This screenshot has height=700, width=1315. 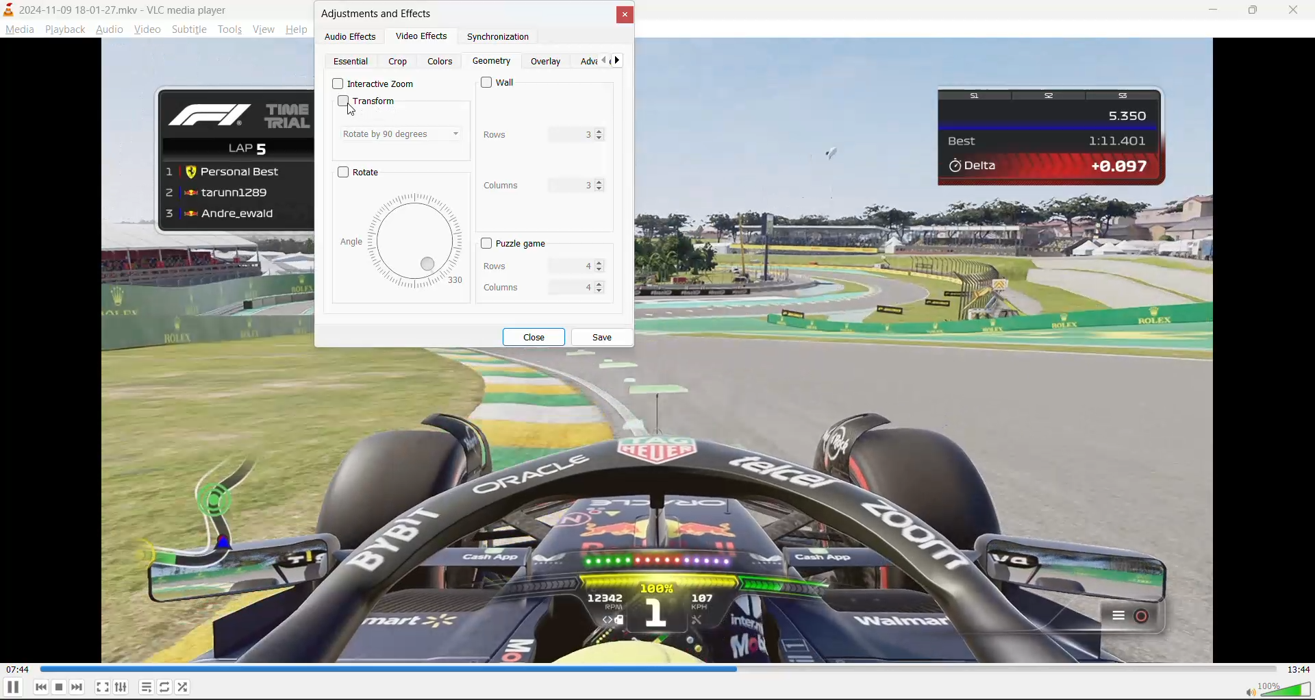 What do you see at coordinates (350, 62) in the screenshot?
I see `essential` at bounding box center [350, 62].